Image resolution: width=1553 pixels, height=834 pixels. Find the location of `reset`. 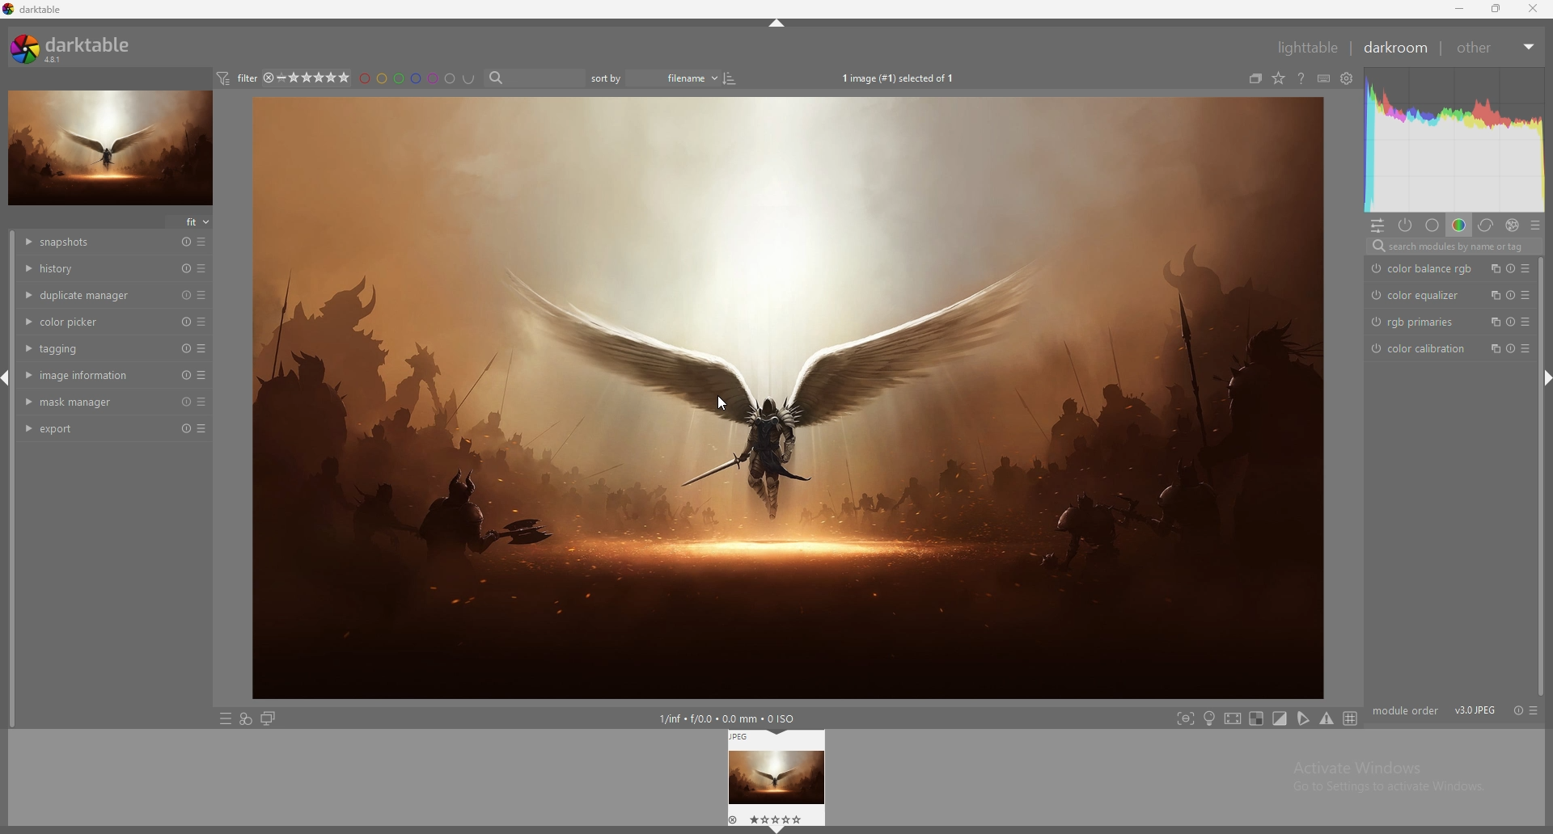

reset is located at coordinates (1511, 295).